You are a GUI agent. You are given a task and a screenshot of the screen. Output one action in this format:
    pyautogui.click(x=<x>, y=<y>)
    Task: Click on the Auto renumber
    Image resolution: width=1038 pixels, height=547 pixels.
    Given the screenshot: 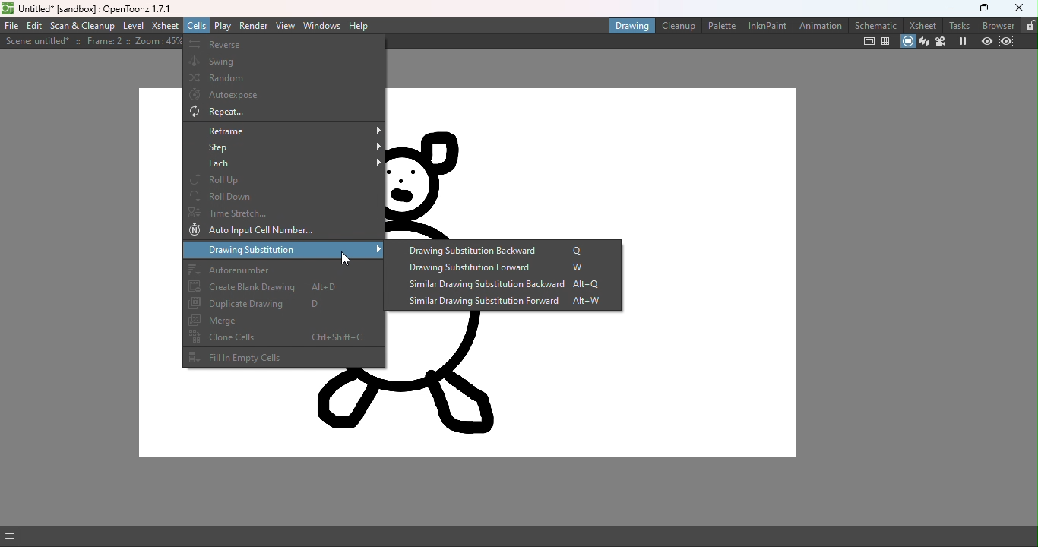 What is the action you would take?
    pyautogui.click(x=282, y=269)
    